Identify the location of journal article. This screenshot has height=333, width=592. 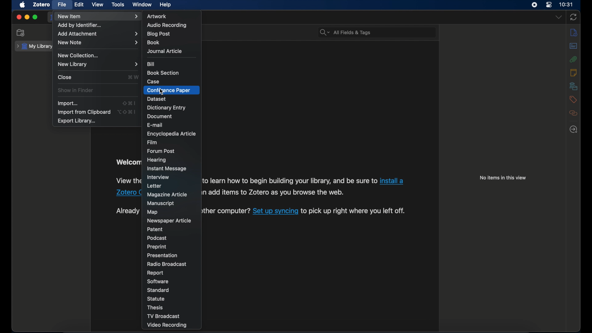
(164, 51).